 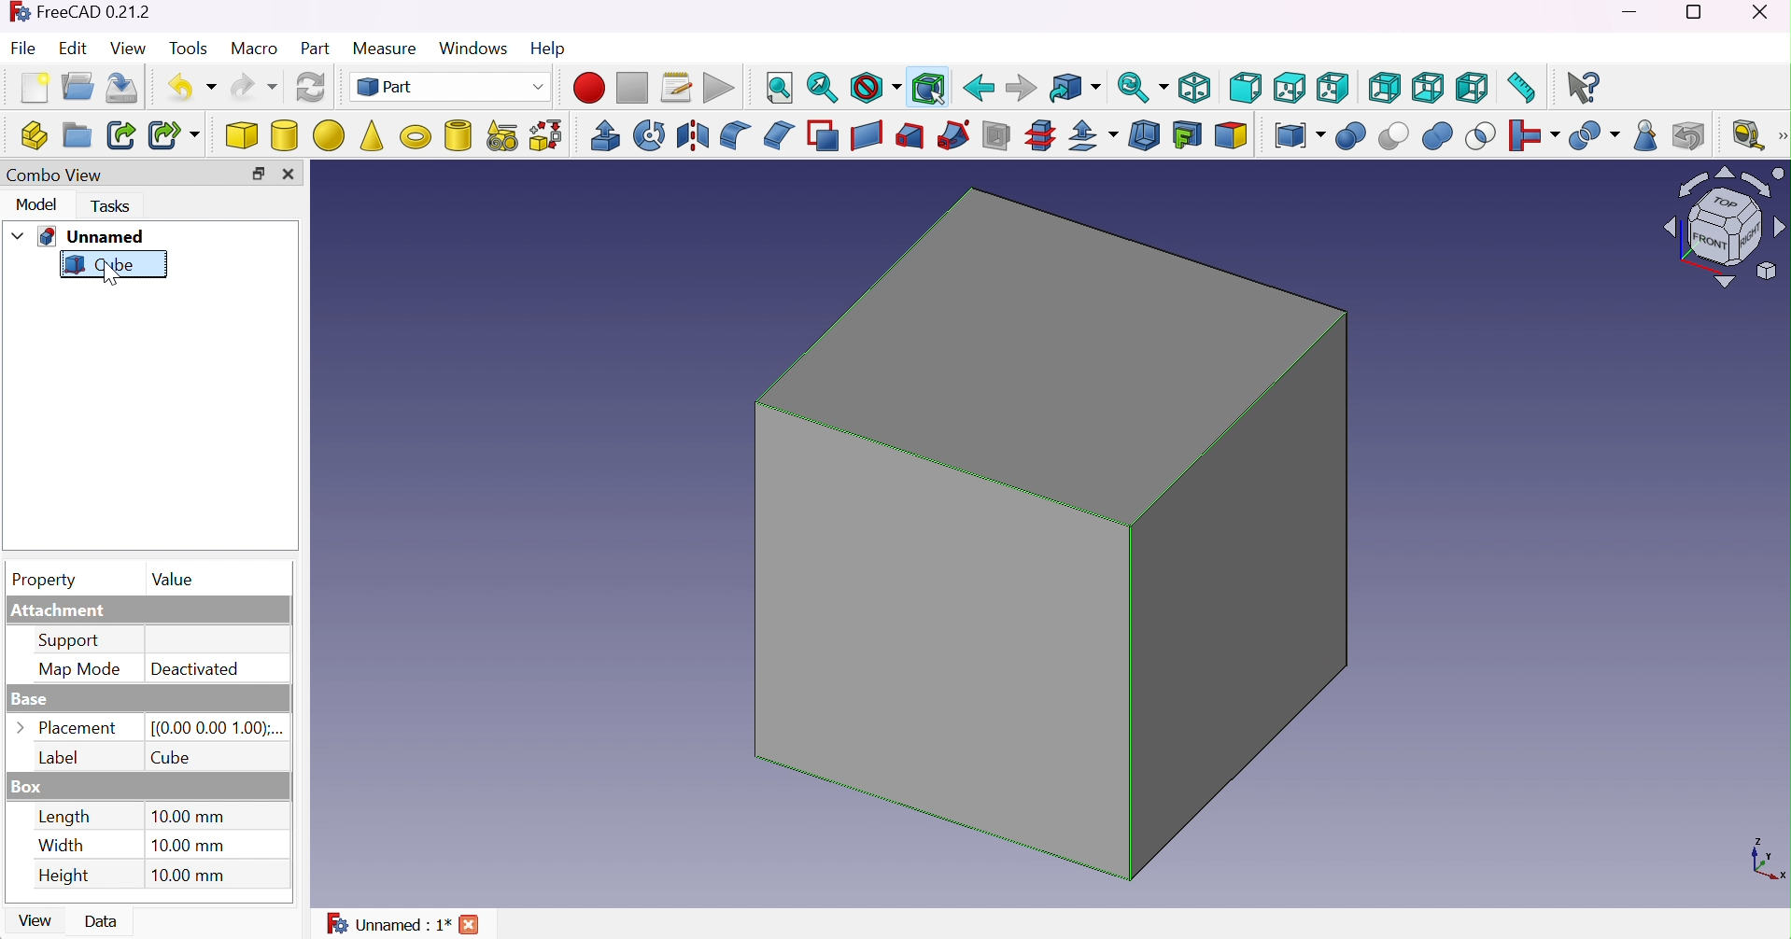 What do you see at coordinates (35, 91) in the screenshot?
I see `New` at bounding box center [35, 91].